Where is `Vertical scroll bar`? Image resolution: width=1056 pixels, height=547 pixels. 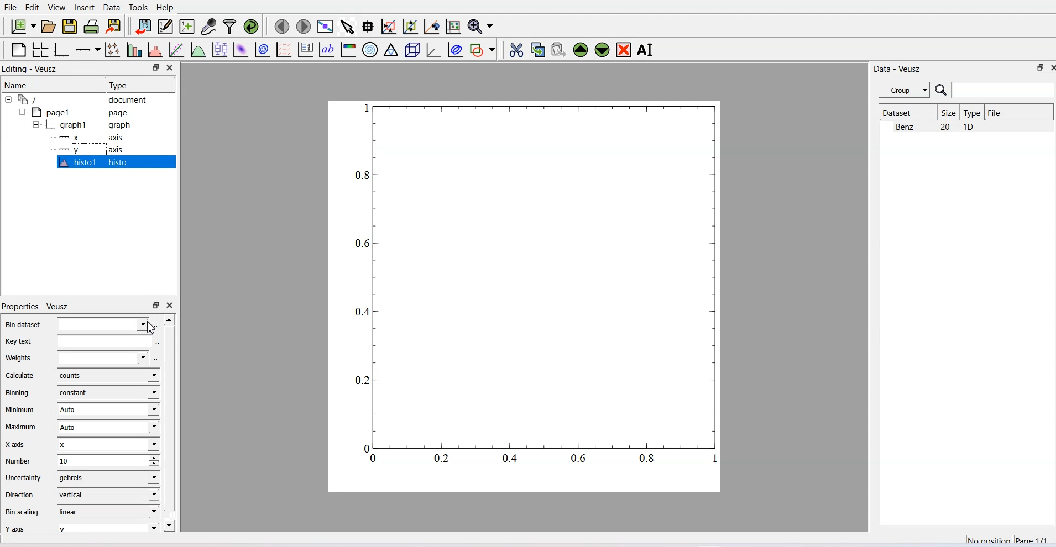
Vertical scroll bar is located at coordinates (170, 418).